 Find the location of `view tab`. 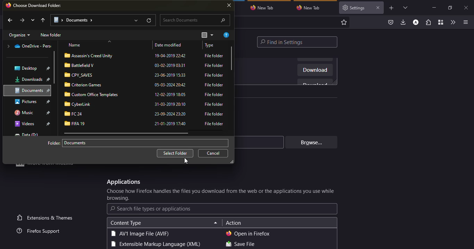

view tab is located at coordinates (406, 7).